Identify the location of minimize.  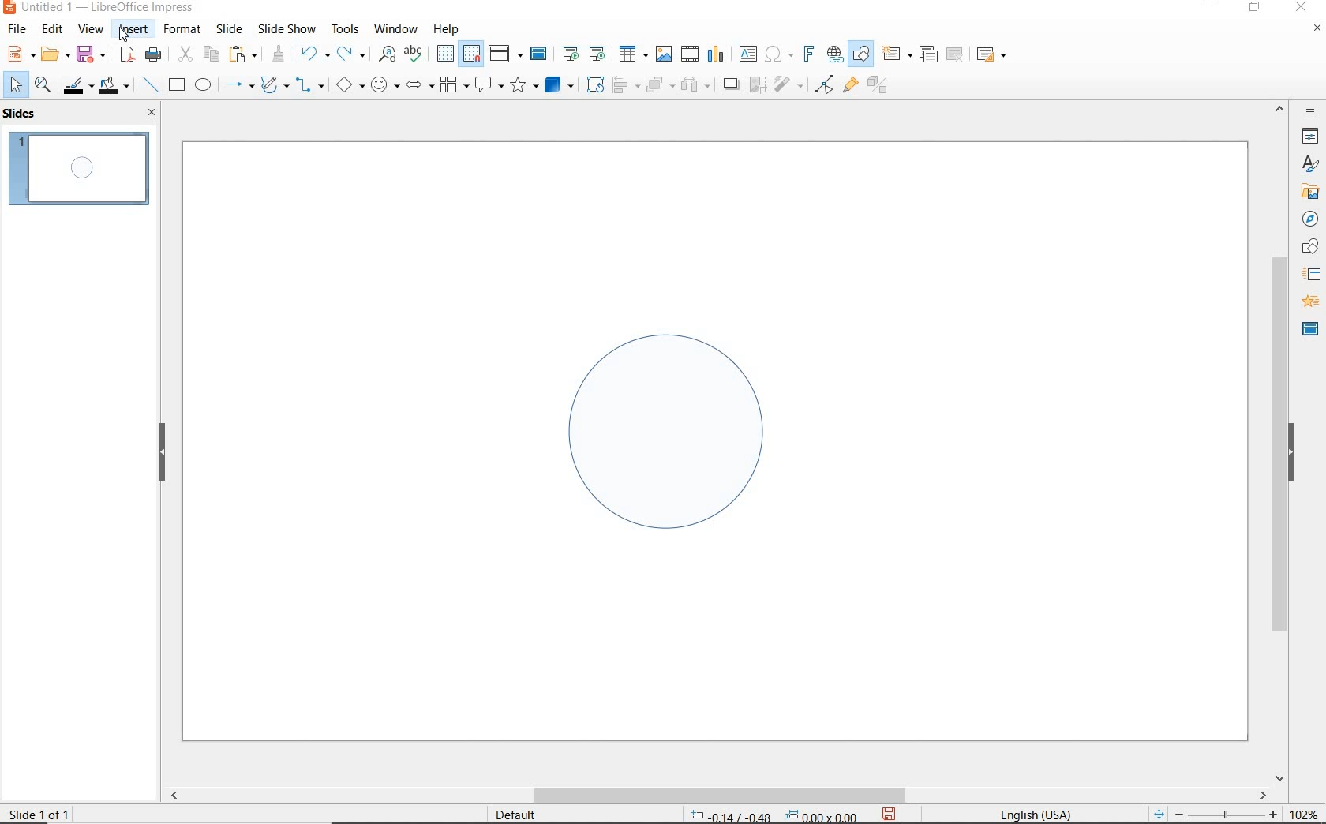
(1211, 9).